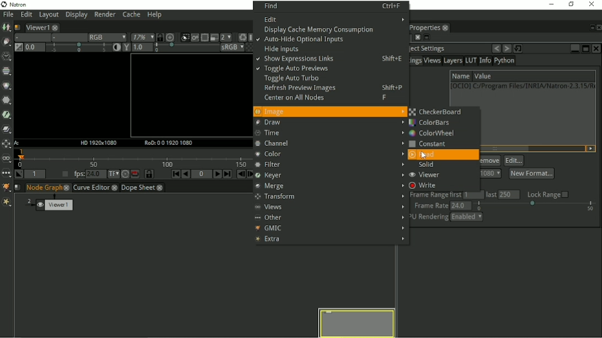  What do you see at coordinates (225, 37) in the screenshot?
I see `Scale down render` at bounding box center [225, 37].